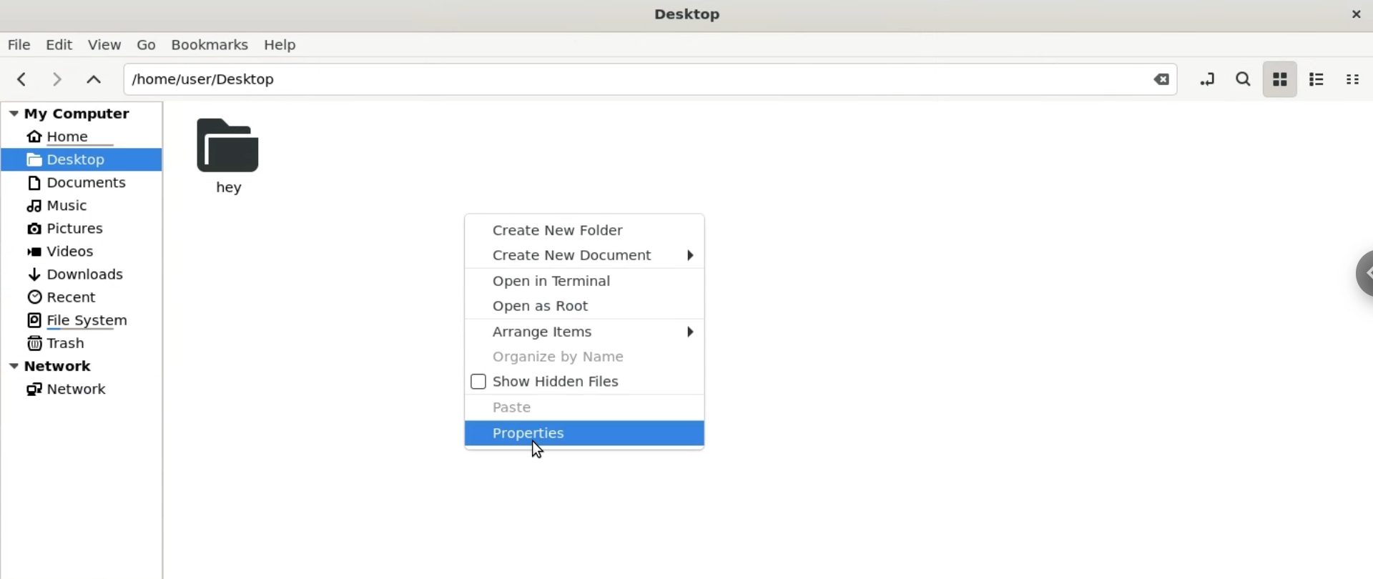  What do you see at coordinates (71, 390) in the screenshot?
I see `network` at bounding box center [71, 390].